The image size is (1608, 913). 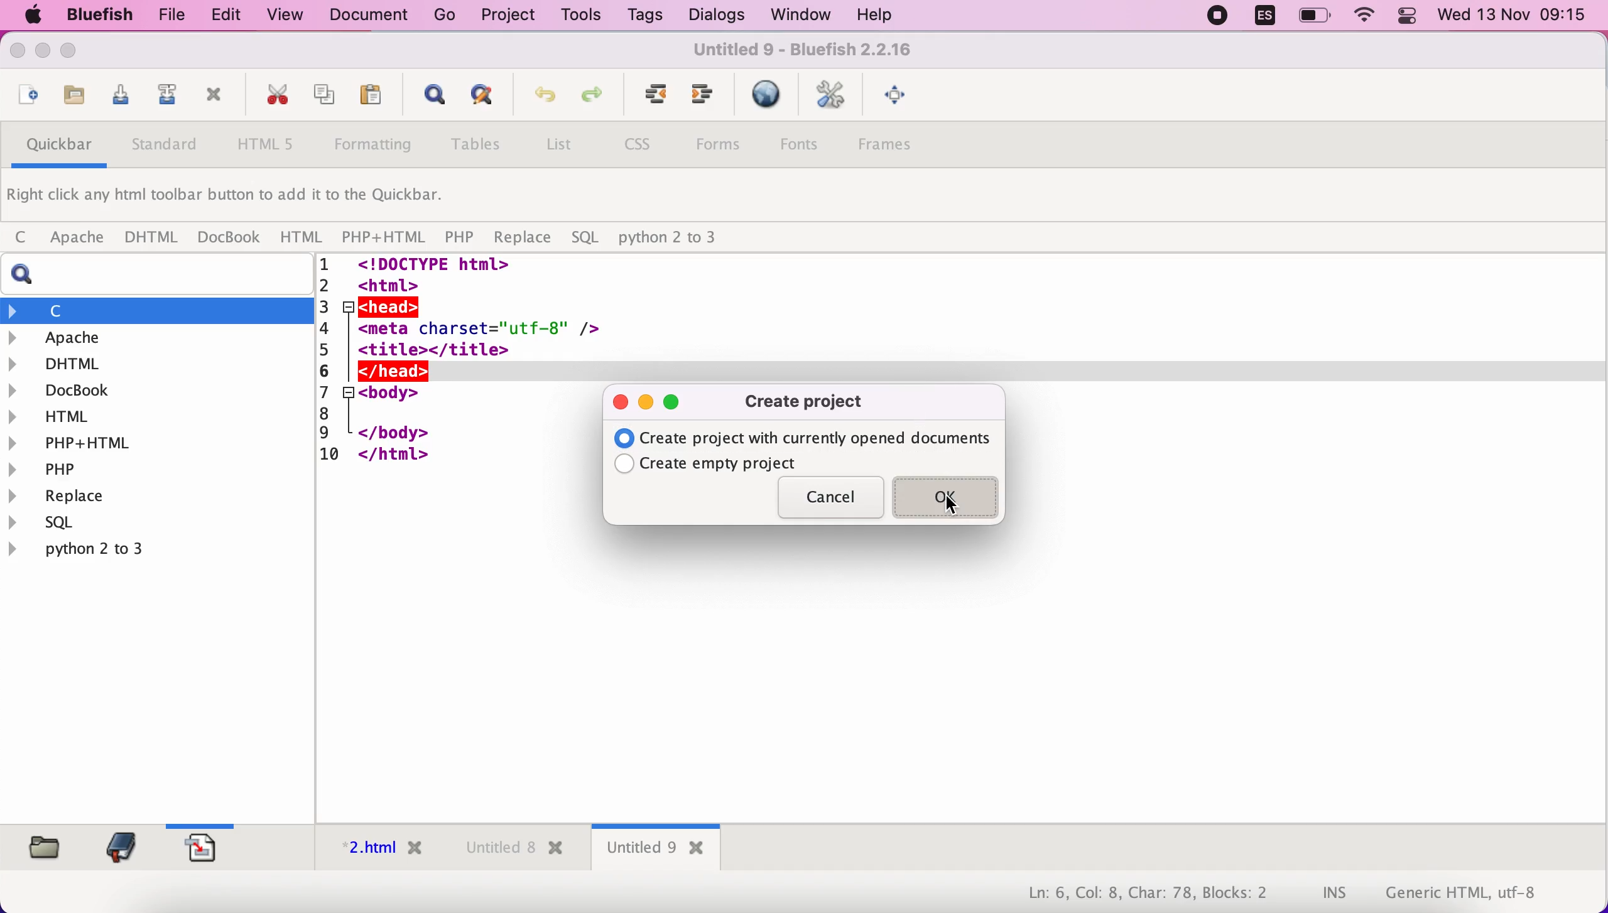 I want to click on html, so click(x=158, y=415).